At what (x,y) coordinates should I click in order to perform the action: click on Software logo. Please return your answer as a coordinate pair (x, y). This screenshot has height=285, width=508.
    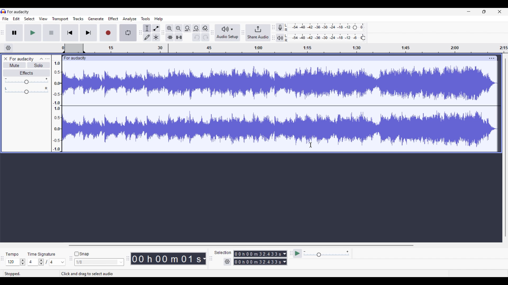
    Looking at the image, I should click on (3, 11).